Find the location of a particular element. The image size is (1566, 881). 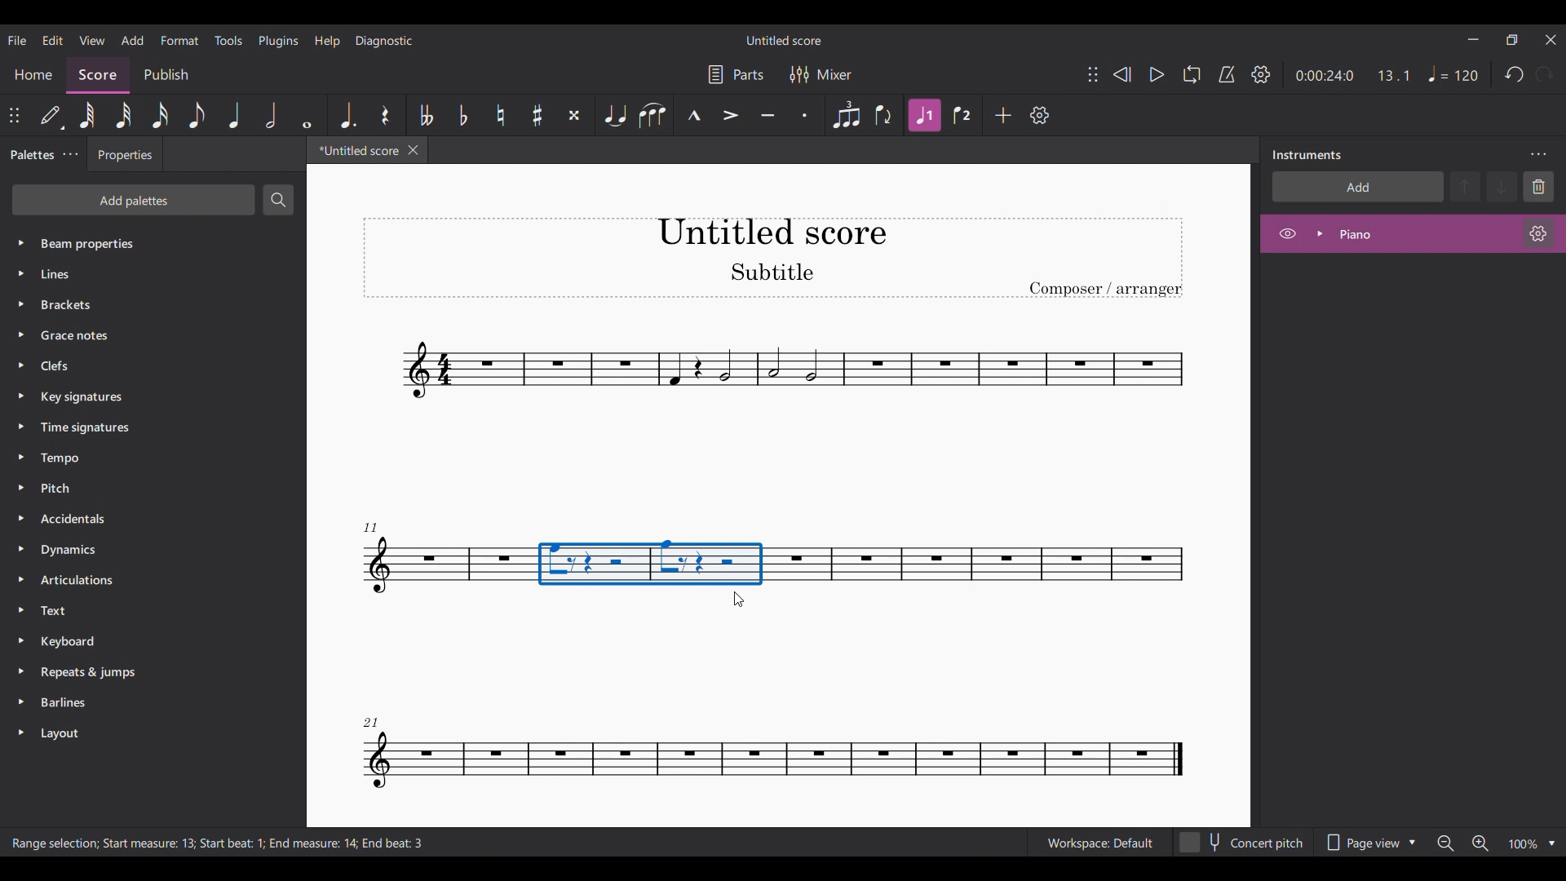

Grace notes is located at coordinates (152, 332).